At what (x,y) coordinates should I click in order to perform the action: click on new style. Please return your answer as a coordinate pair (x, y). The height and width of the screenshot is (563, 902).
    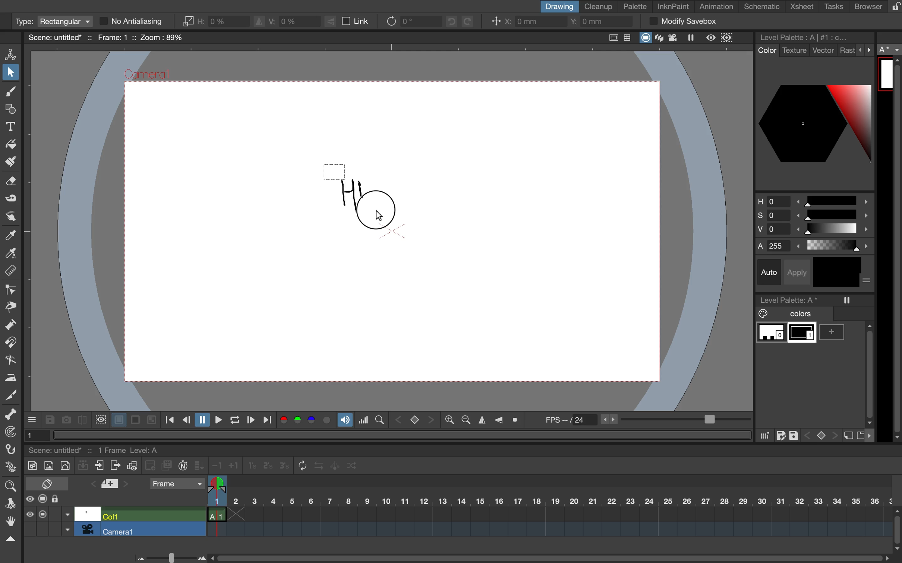
    Looking at the image, I should click on (847, 436).